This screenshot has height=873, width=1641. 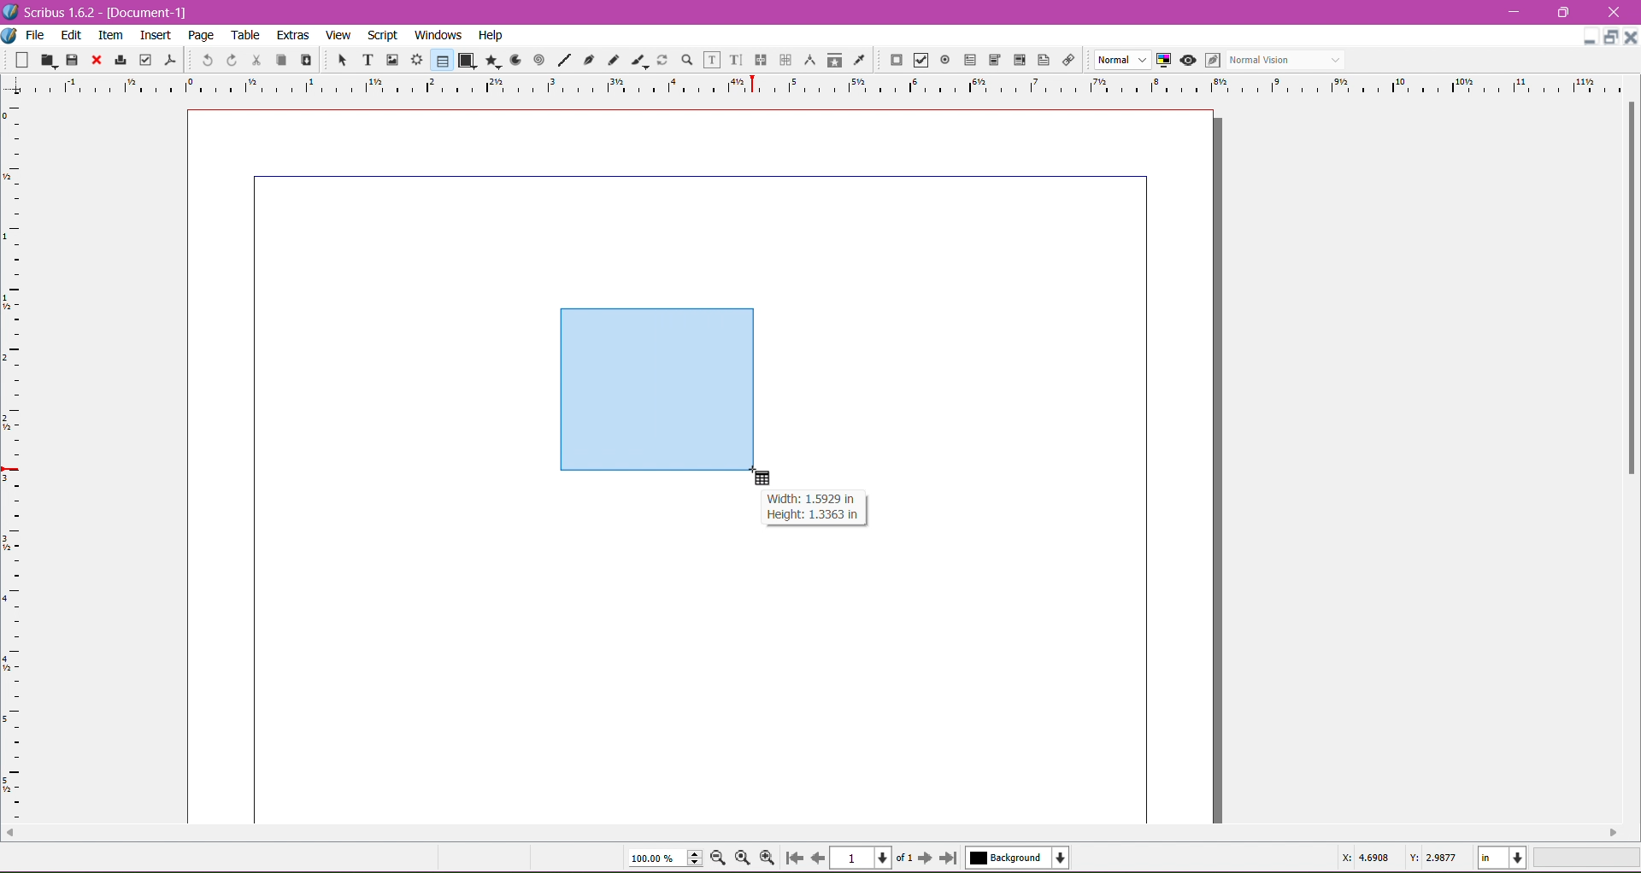 I want to click on Edit, so click(x=73, y=34).